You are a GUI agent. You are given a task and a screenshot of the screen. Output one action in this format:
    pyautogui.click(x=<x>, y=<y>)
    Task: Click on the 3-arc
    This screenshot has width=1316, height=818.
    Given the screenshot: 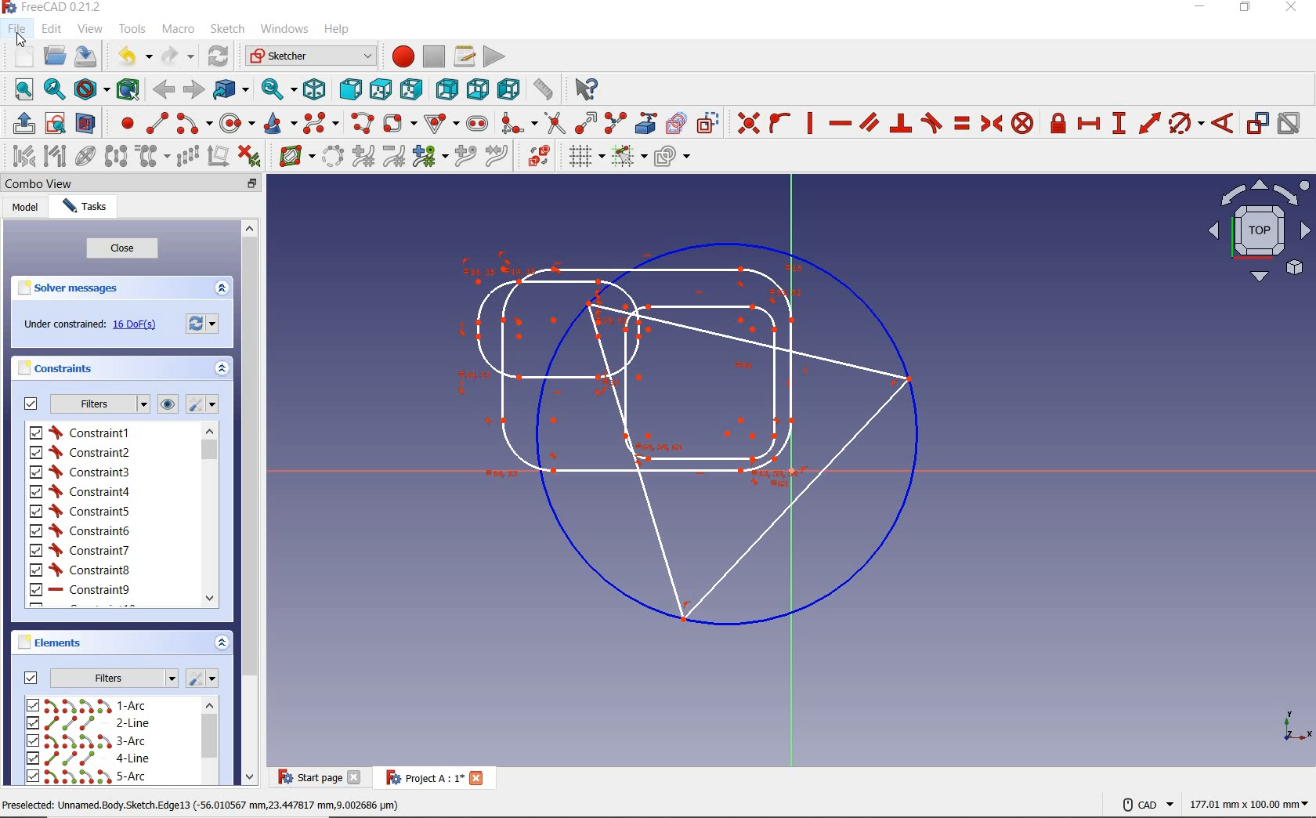 What is the action you would take?
    pyautogui.click(x=87, y=741)
    